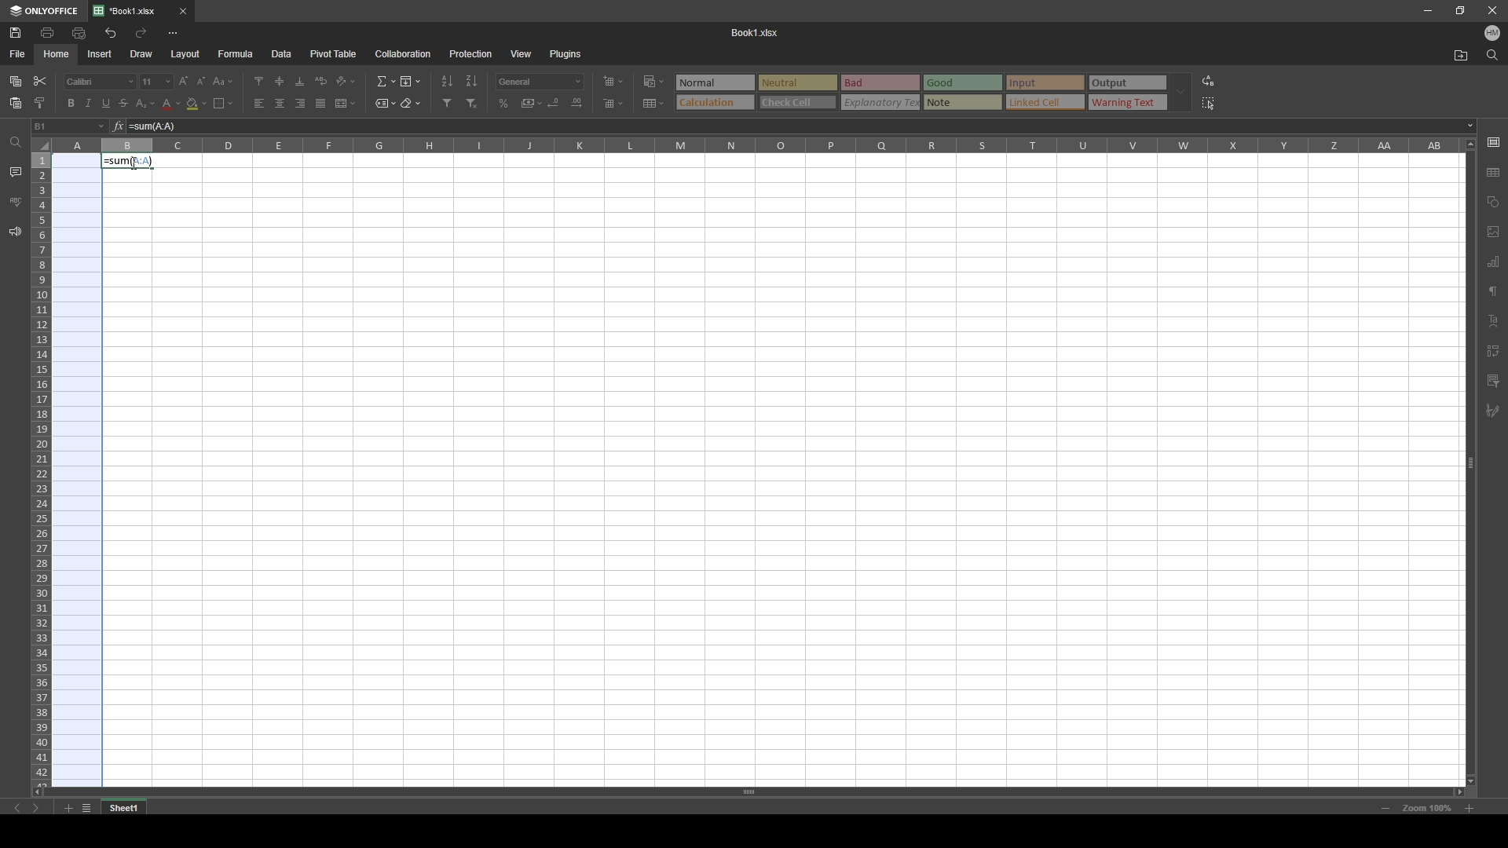 The image size is (1508, 848). What do you see at coordinates (142, 53) in the screenshot?
I see `draw` at bounding box center [142, 53].